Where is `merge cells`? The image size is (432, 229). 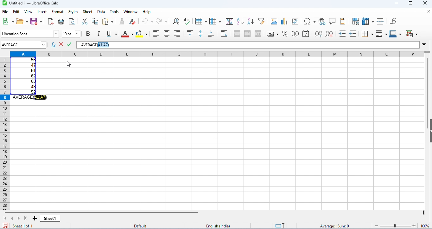 merge cells is located at coordinates (247, 34).